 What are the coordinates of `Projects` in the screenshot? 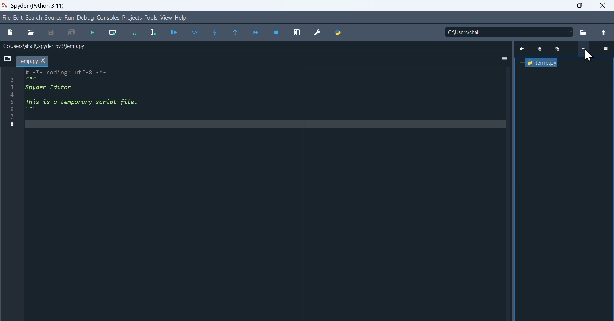 It's located at (131, 18).